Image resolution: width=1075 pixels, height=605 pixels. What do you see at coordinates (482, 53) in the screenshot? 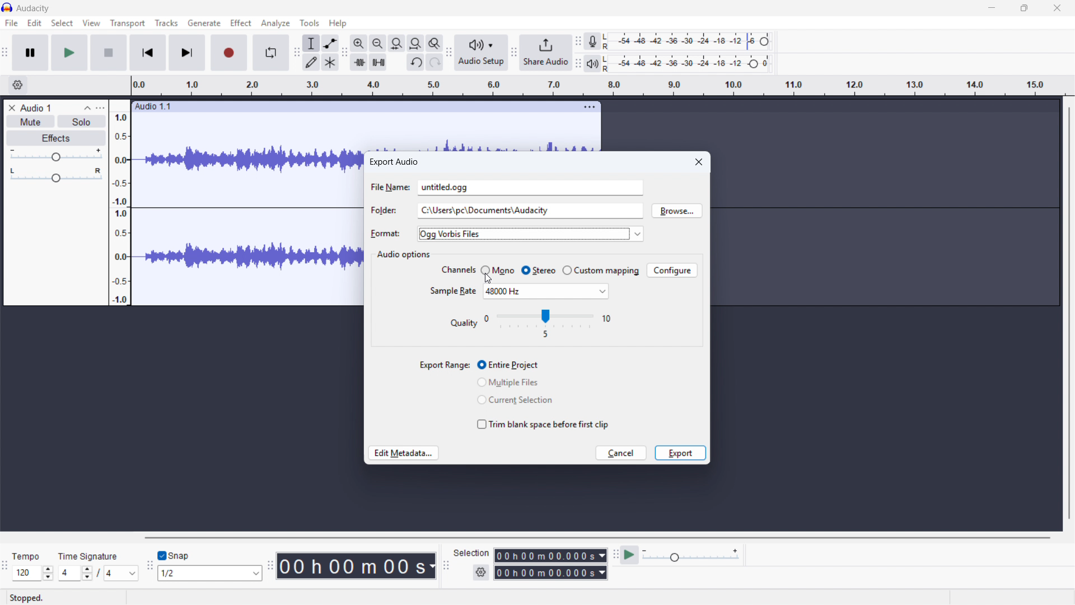
I see `Audio setup ` at bounding box center [482, 53].